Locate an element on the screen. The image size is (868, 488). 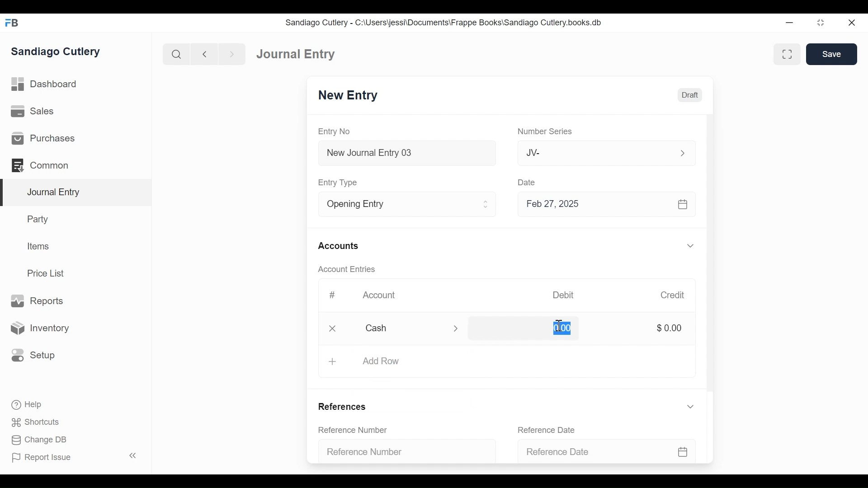
0.00 is located at coordinates (563, 328).